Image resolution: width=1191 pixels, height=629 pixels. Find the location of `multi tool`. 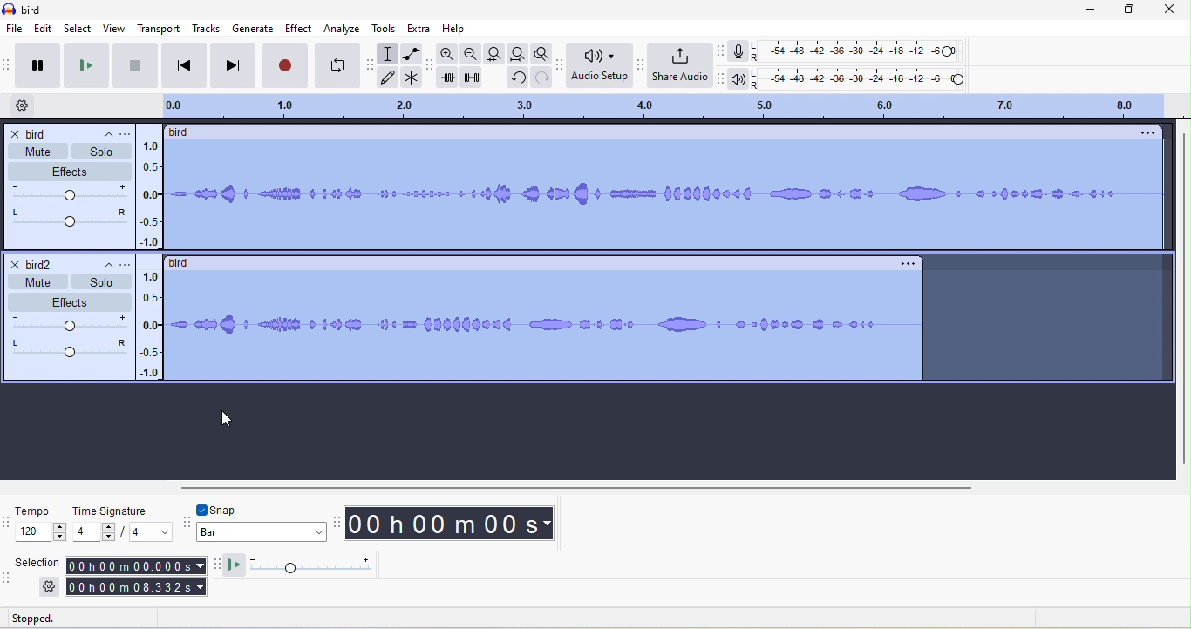

multi tool is located at coordinates (410, 79).